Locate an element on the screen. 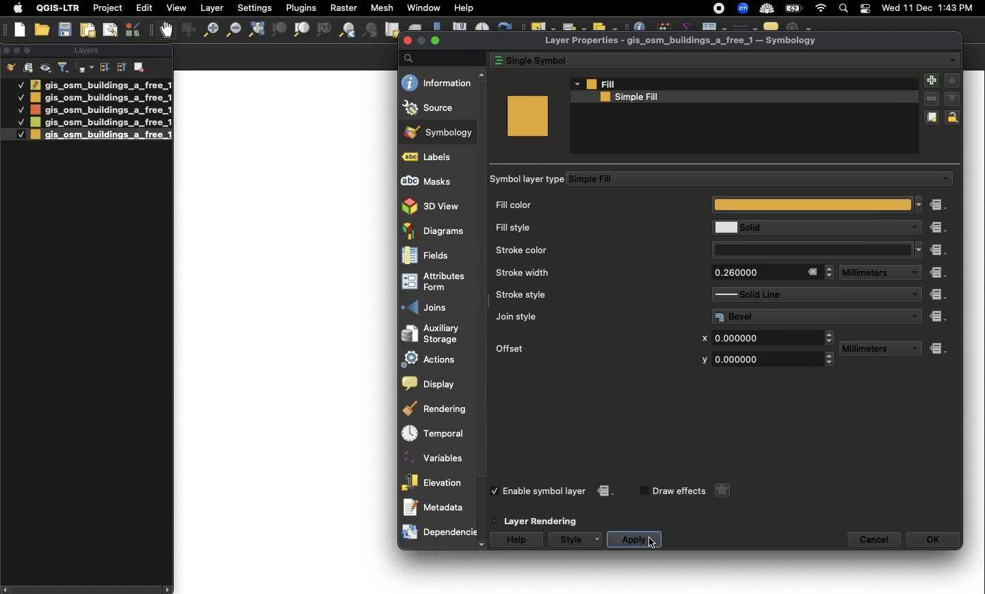 Image resolution: width=985 pixels, height=594 pixels.  Millimeters is located at coordinates (867, 273).